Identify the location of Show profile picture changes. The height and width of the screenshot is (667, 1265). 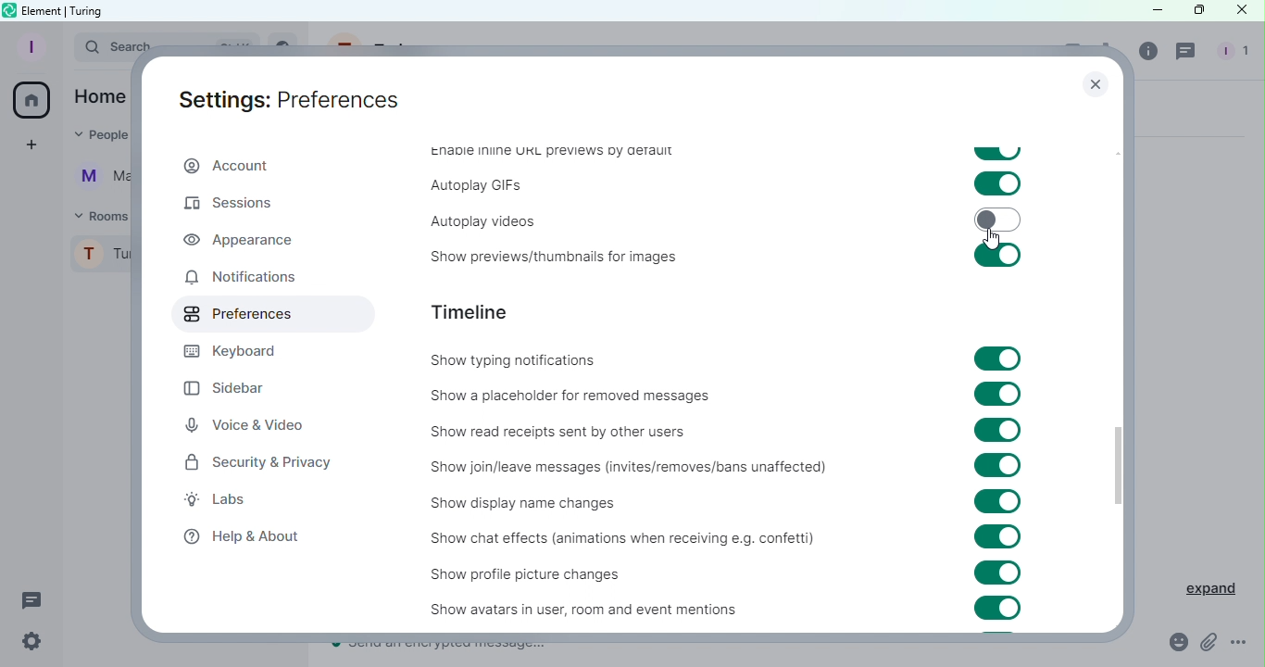
(543, 573).